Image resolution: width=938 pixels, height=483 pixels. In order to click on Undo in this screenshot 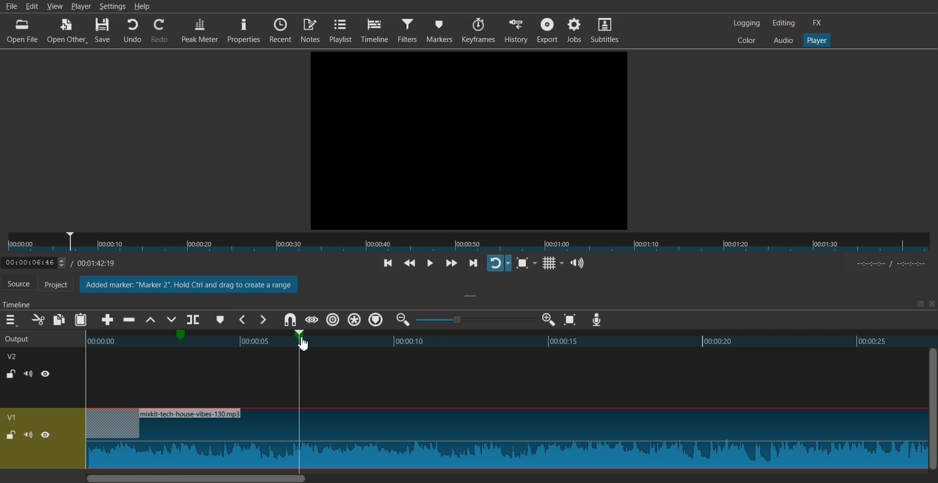, I will do `click(132, 31)`.